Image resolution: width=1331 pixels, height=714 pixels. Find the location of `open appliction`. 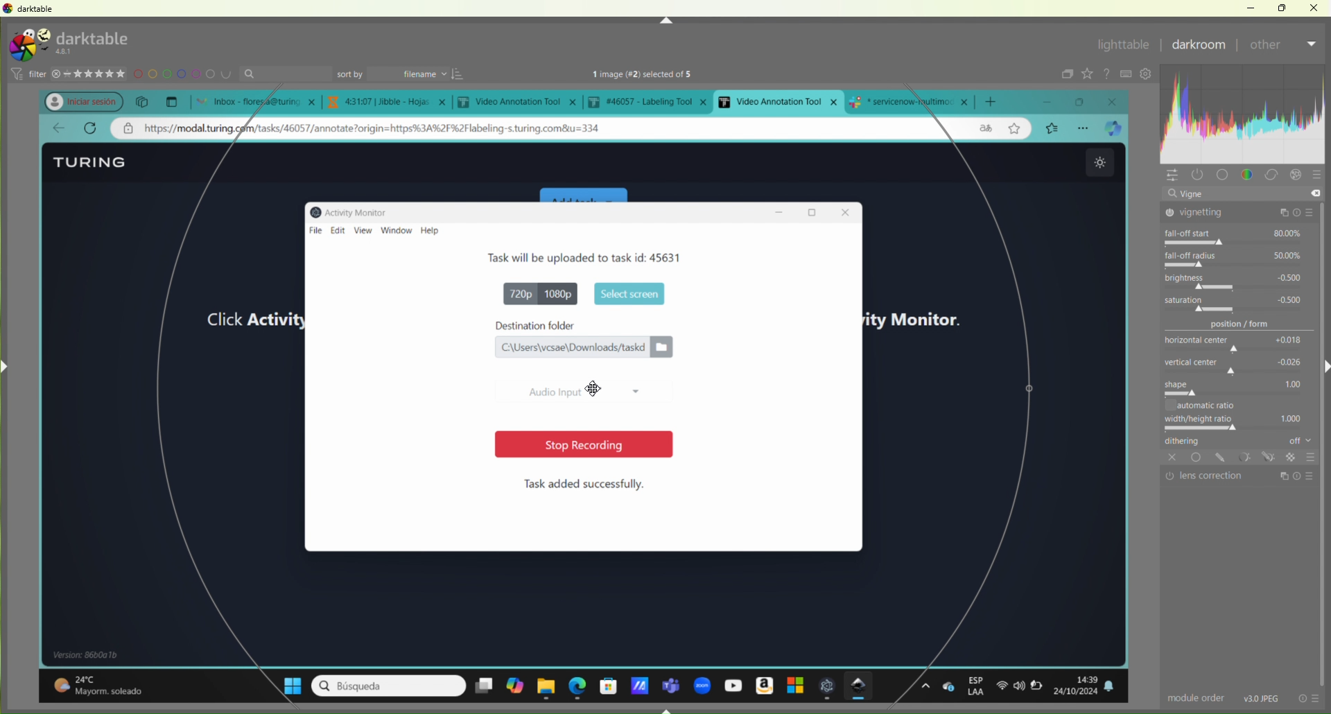

open appliction is located at coordinates (828, 686).